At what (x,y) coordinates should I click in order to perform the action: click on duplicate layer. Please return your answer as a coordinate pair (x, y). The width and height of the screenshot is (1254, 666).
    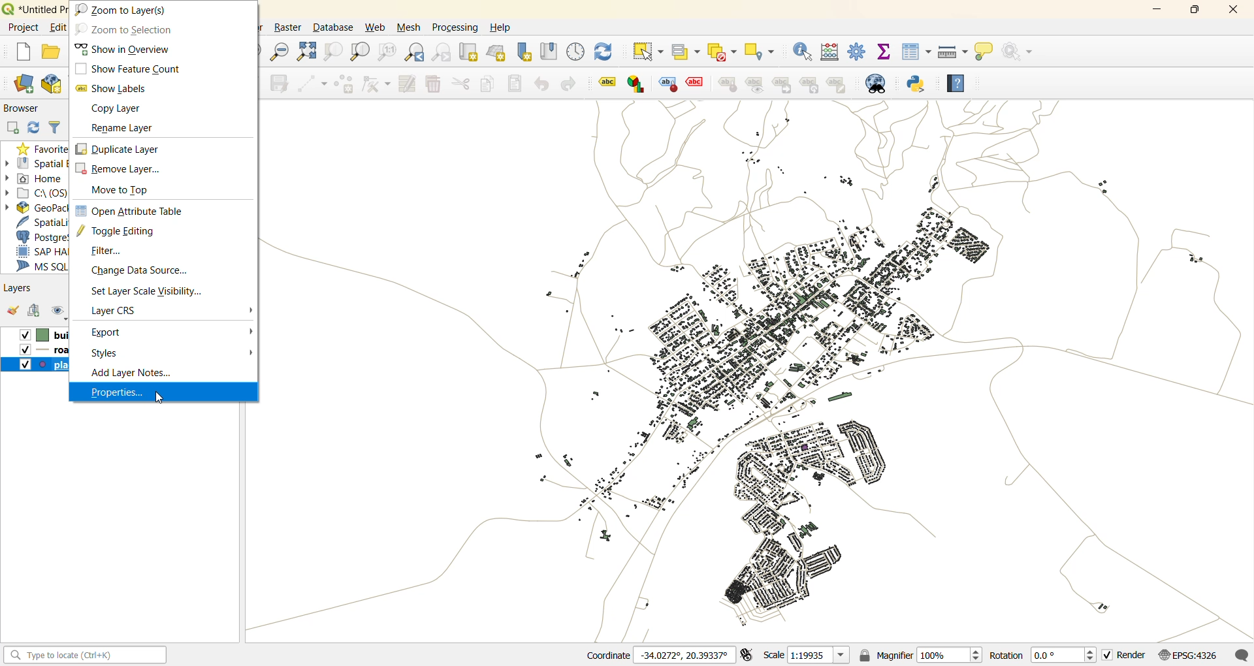
    Looking at the image, I should click on (123, 149).